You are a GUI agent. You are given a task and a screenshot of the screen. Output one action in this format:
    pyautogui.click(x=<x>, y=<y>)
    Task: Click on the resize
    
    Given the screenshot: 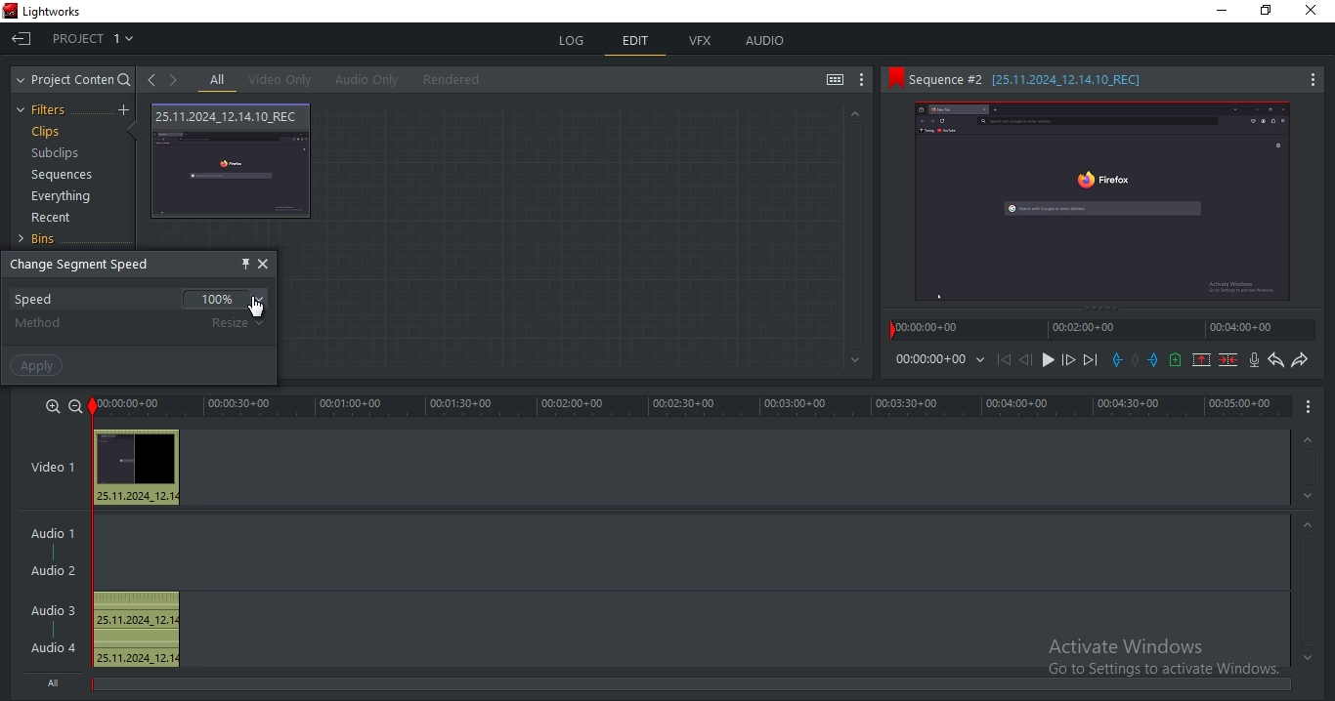 What is the action you would take?
    pyautogui.click(x=240, y=322)
    